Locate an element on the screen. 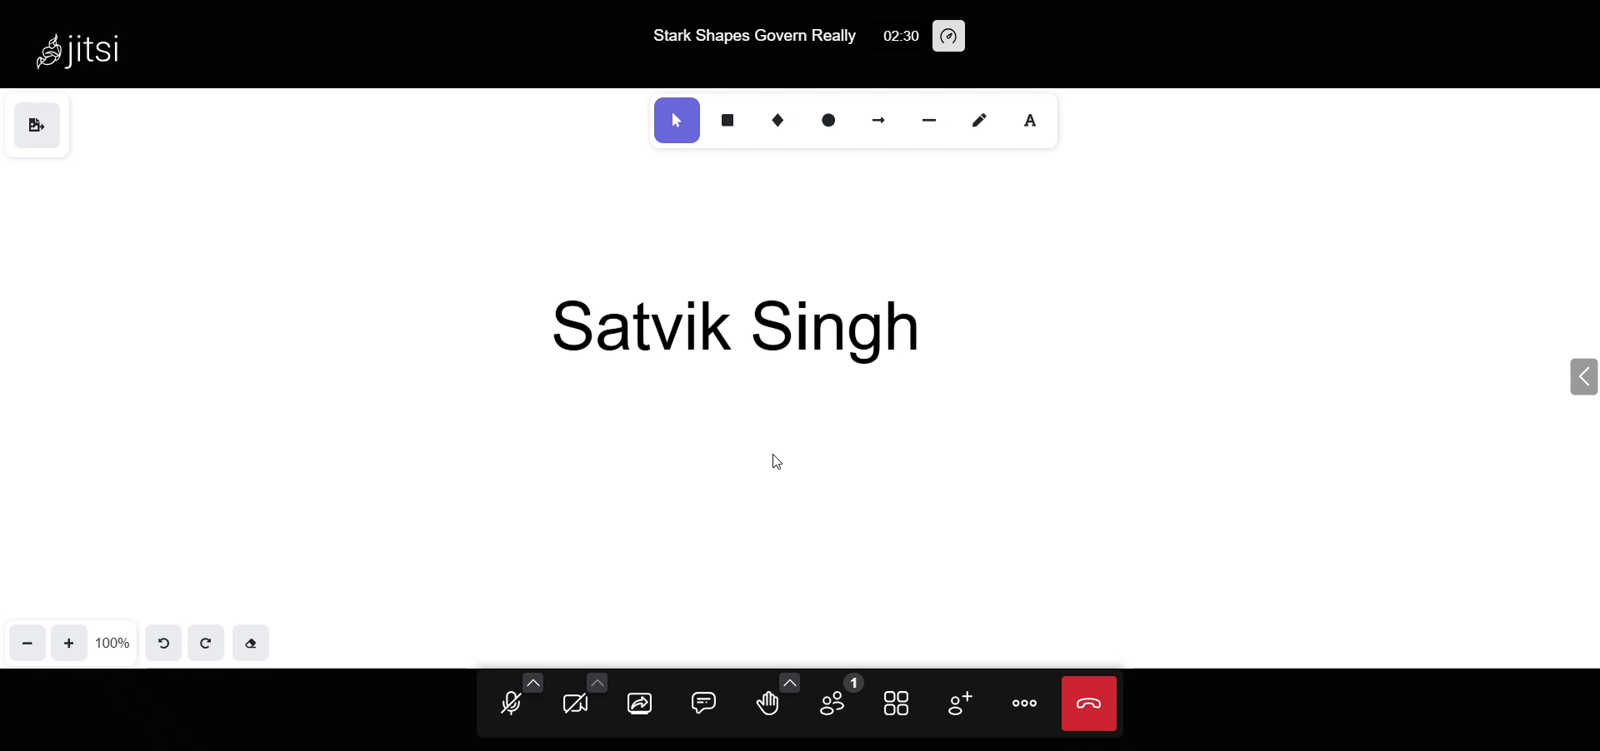 The image size is (1600, 751). Jitsi is located at coordinates (83, 43).